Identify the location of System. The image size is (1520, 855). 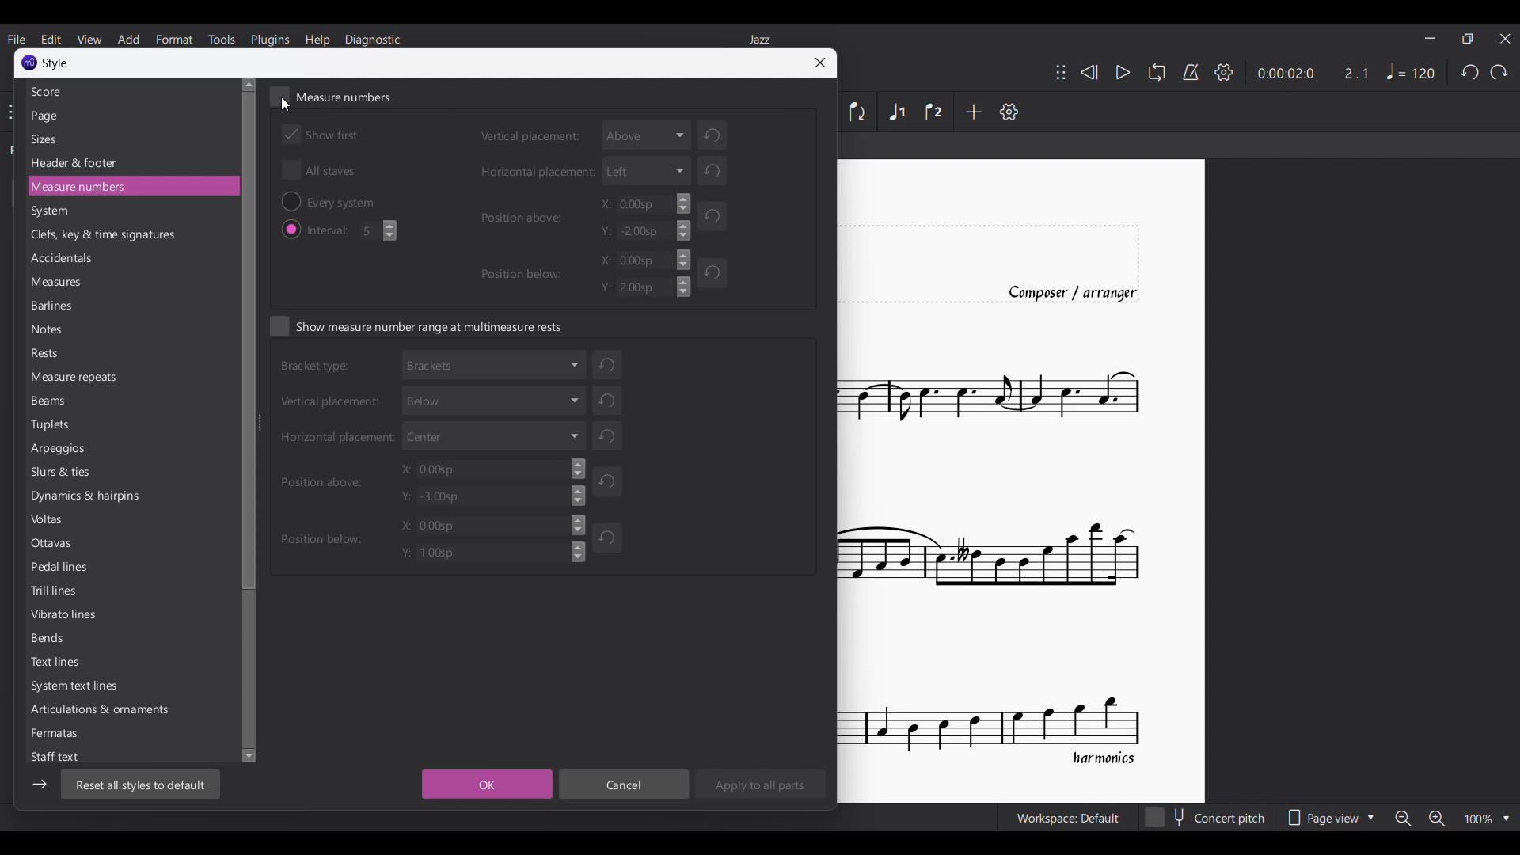
(79, 688).